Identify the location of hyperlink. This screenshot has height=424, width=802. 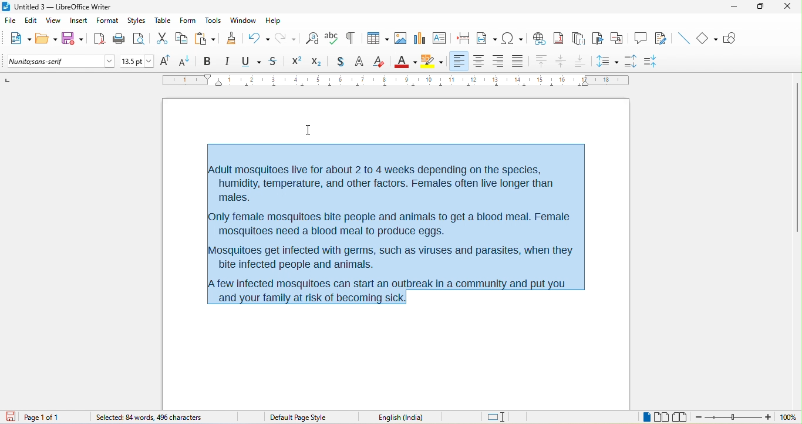
(538, 37).